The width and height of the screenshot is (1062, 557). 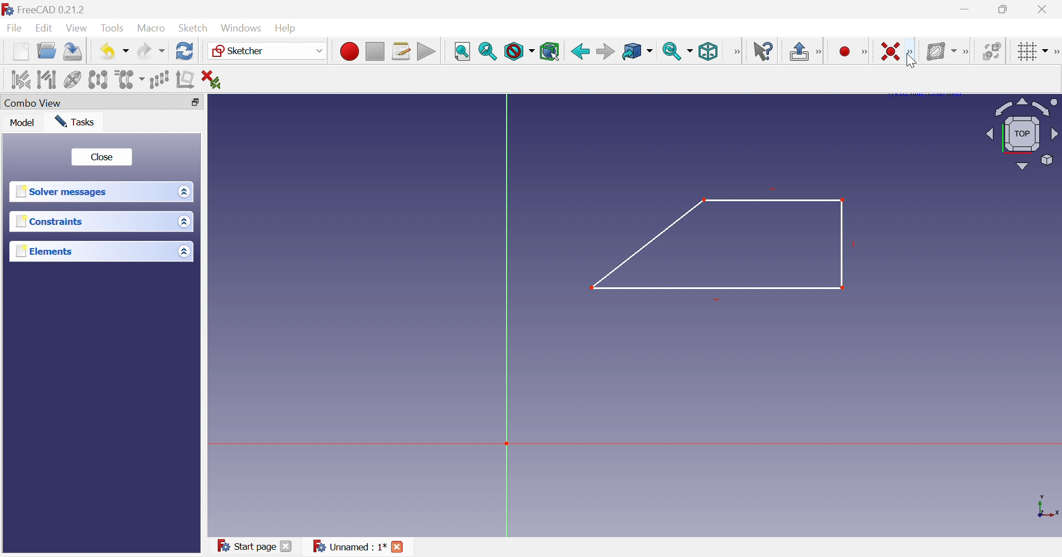 What do you see at coordinates (77, 28) in the screenshot?
I see `View` at bounding box center [77, 28].